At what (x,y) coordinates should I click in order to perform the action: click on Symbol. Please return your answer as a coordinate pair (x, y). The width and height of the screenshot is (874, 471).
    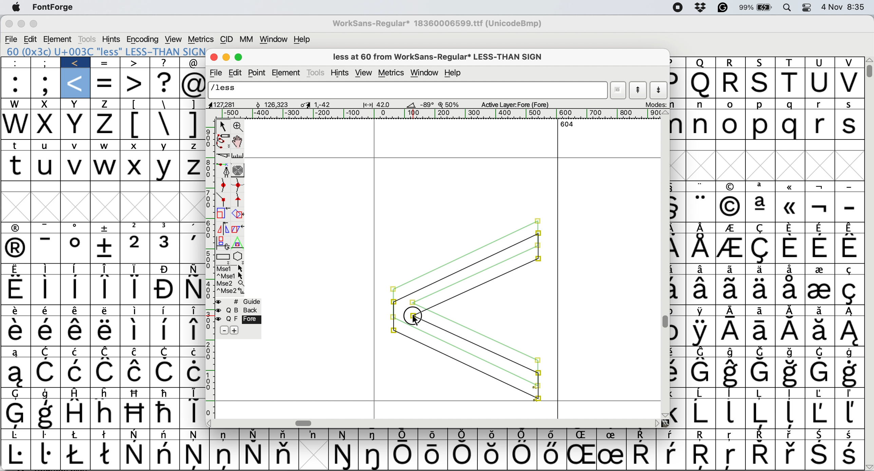
    Looking at the image, I should click on (76, 373).